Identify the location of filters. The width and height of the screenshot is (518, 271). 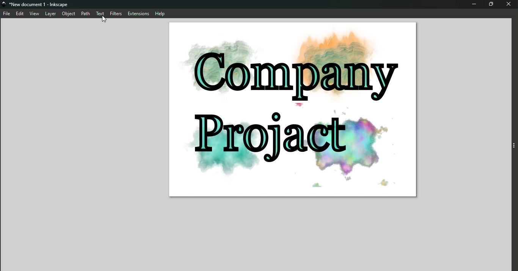
(116, 14).